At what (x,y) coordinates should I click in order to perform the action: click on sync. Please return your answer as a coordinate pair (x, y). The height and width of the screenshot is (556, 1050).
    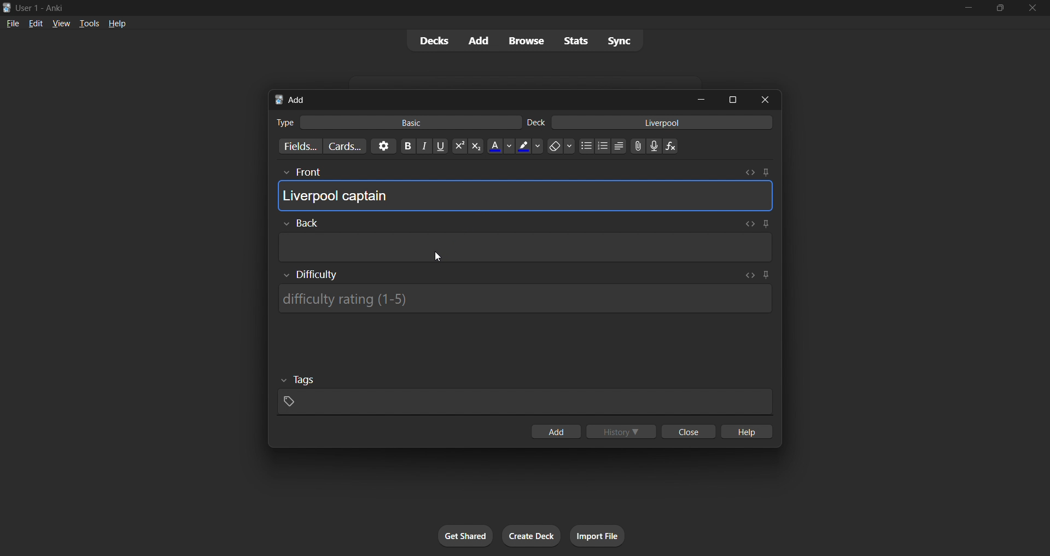
    Looking at the image, I should click on (619, 40).